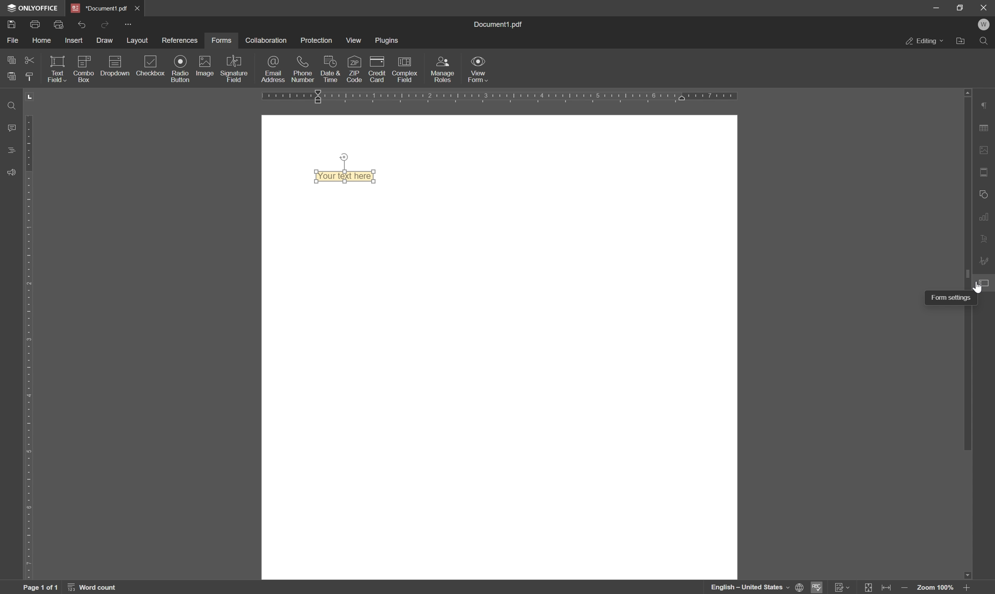 This screenshot has height=594, width=995. Describe the element at coordinates (179, 68) in the screenshot. I see `radio button` at that location.